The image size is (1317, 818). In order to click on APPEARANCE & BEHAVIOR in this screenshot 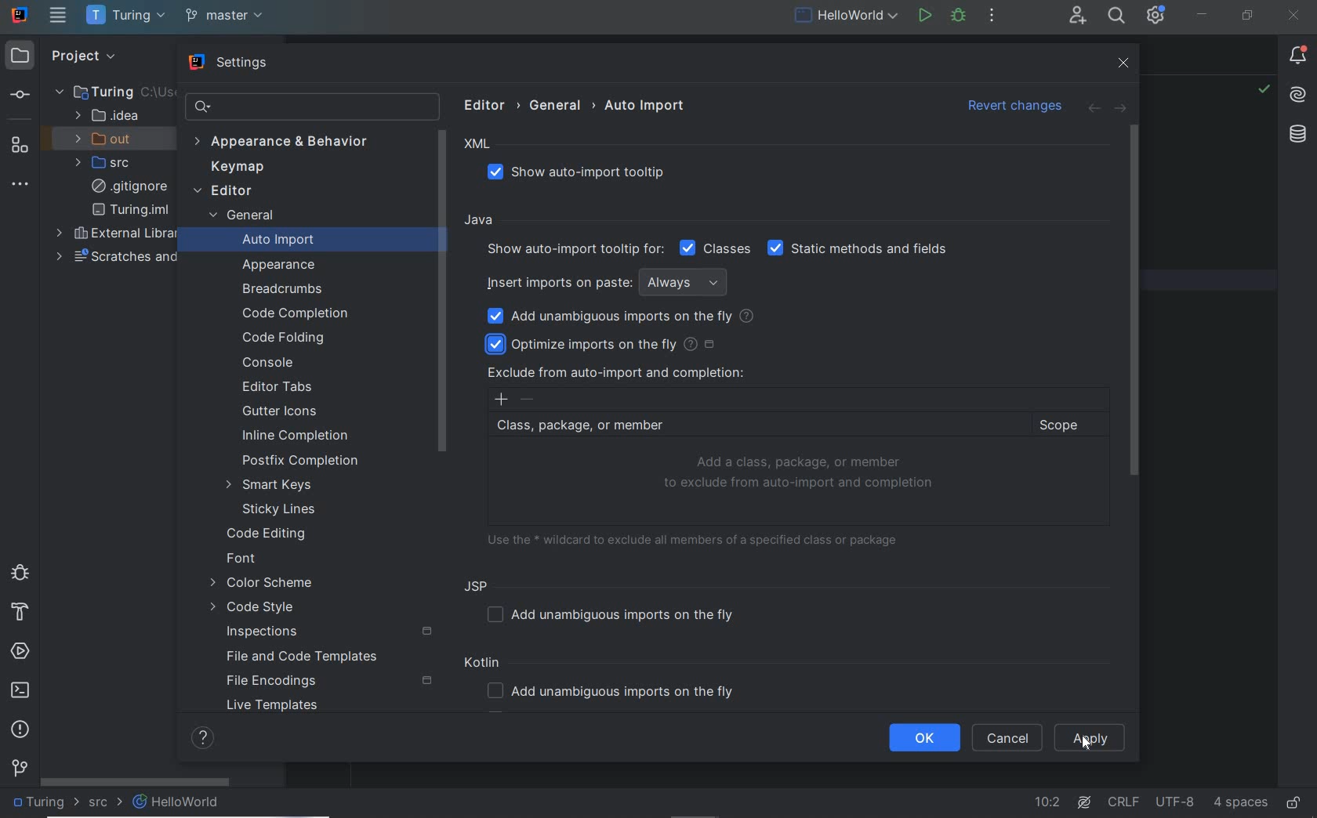, I will do `click(288, 143)`.